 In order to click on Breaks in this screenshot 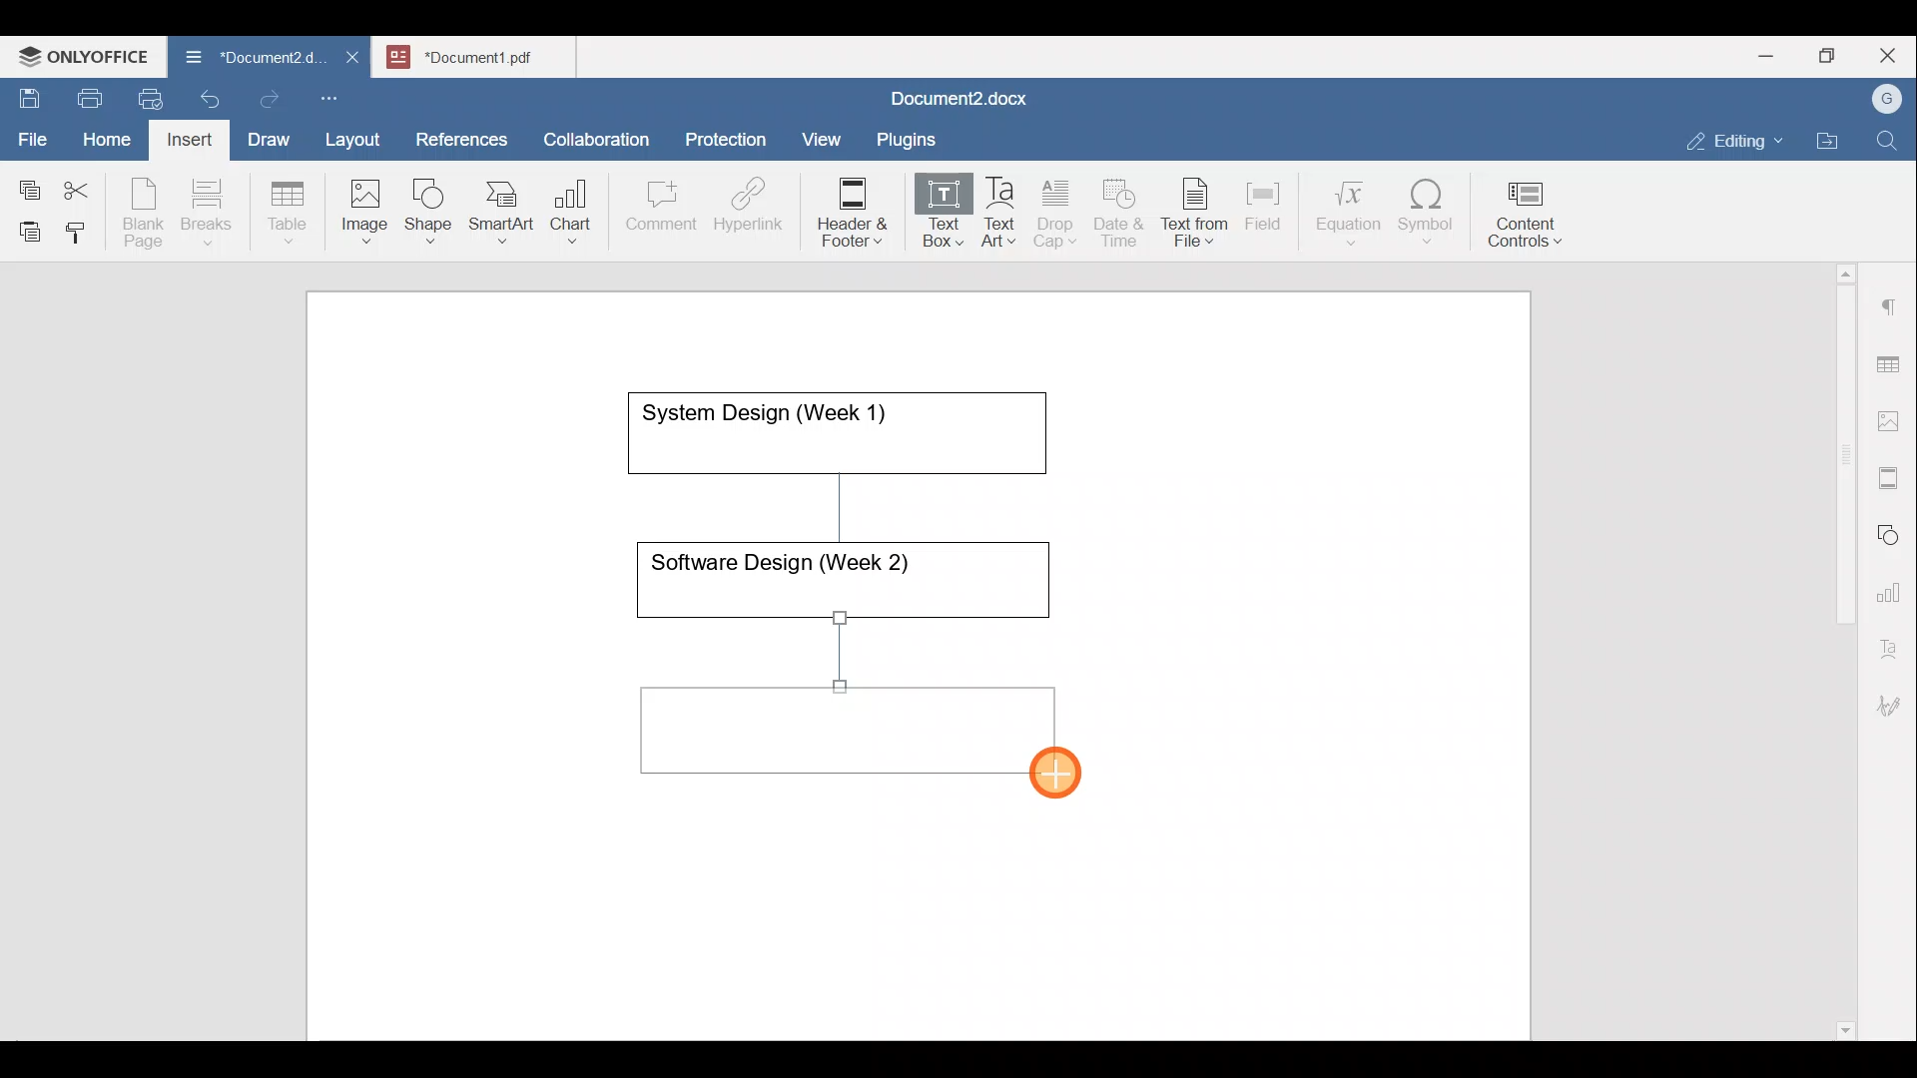, I will do `click(206, 214)`.